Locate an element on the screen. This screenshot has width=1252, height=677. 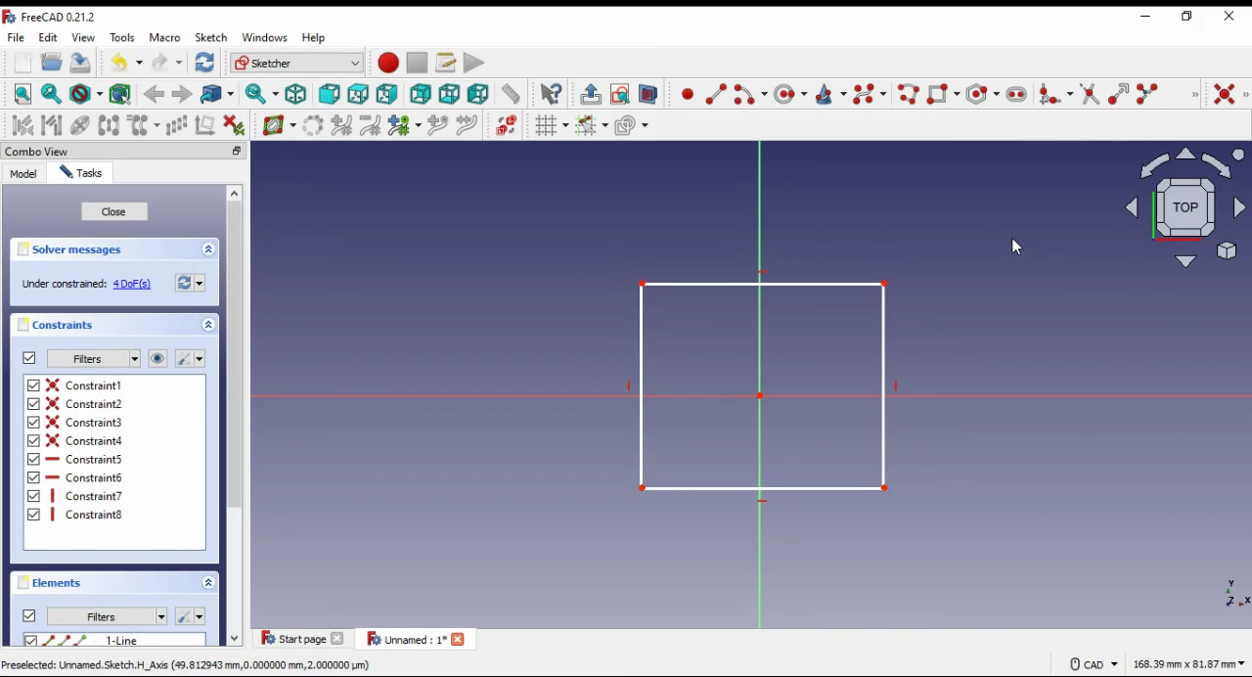
‘Under constrained: is located at coordinates (64, 285).